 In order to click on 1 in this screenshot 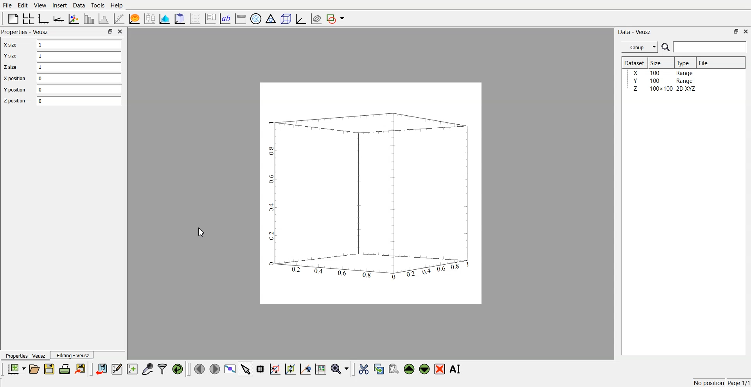, I will do `click(79, 66)`.